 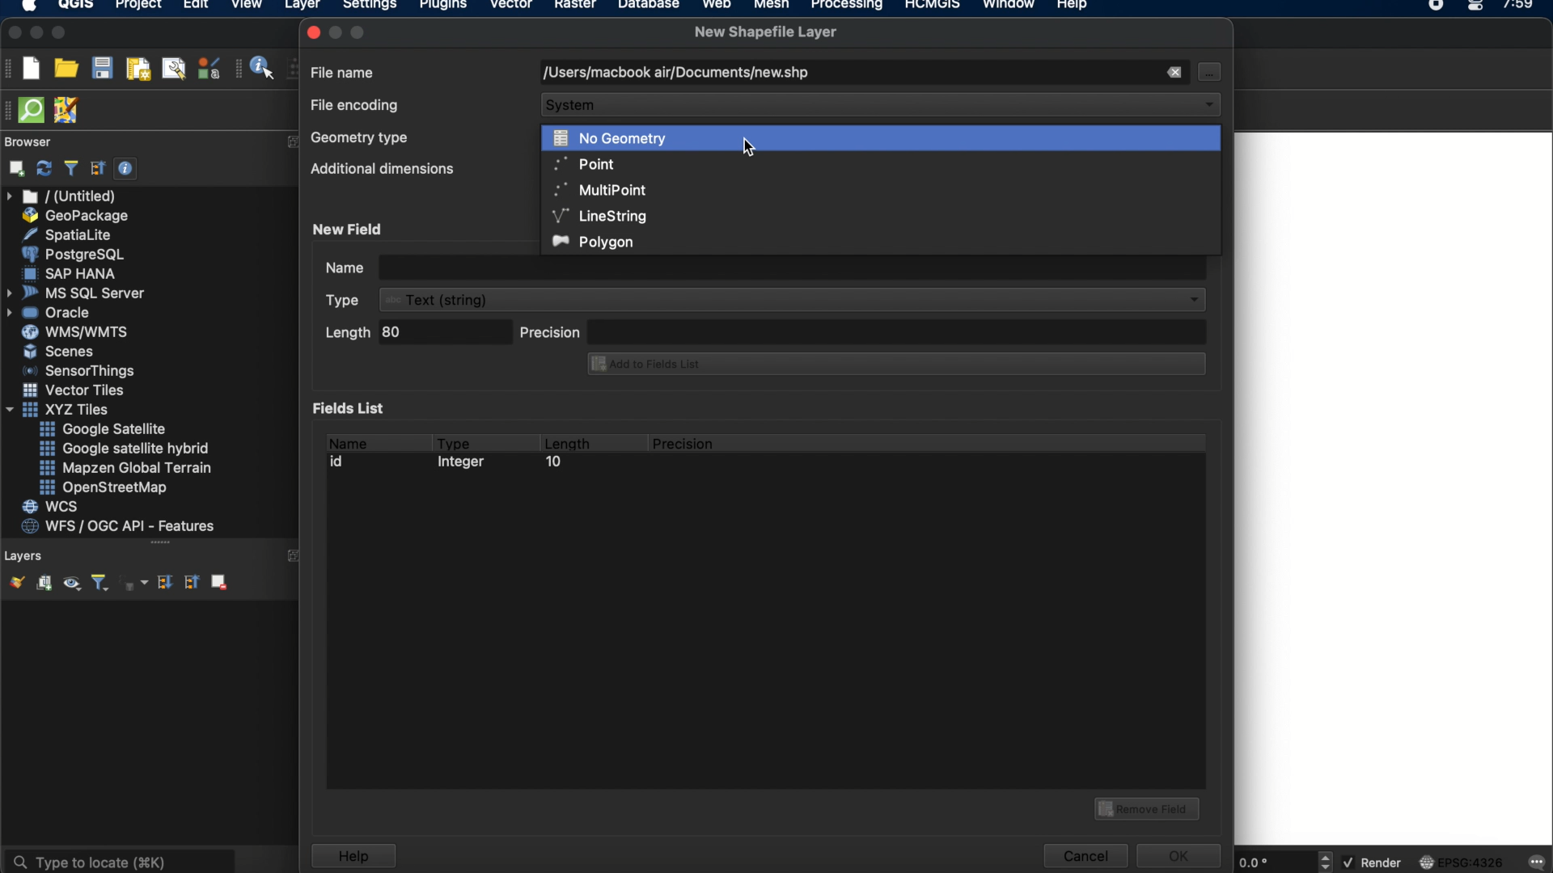 I want to click on plugins, so click(x=443, y=7).